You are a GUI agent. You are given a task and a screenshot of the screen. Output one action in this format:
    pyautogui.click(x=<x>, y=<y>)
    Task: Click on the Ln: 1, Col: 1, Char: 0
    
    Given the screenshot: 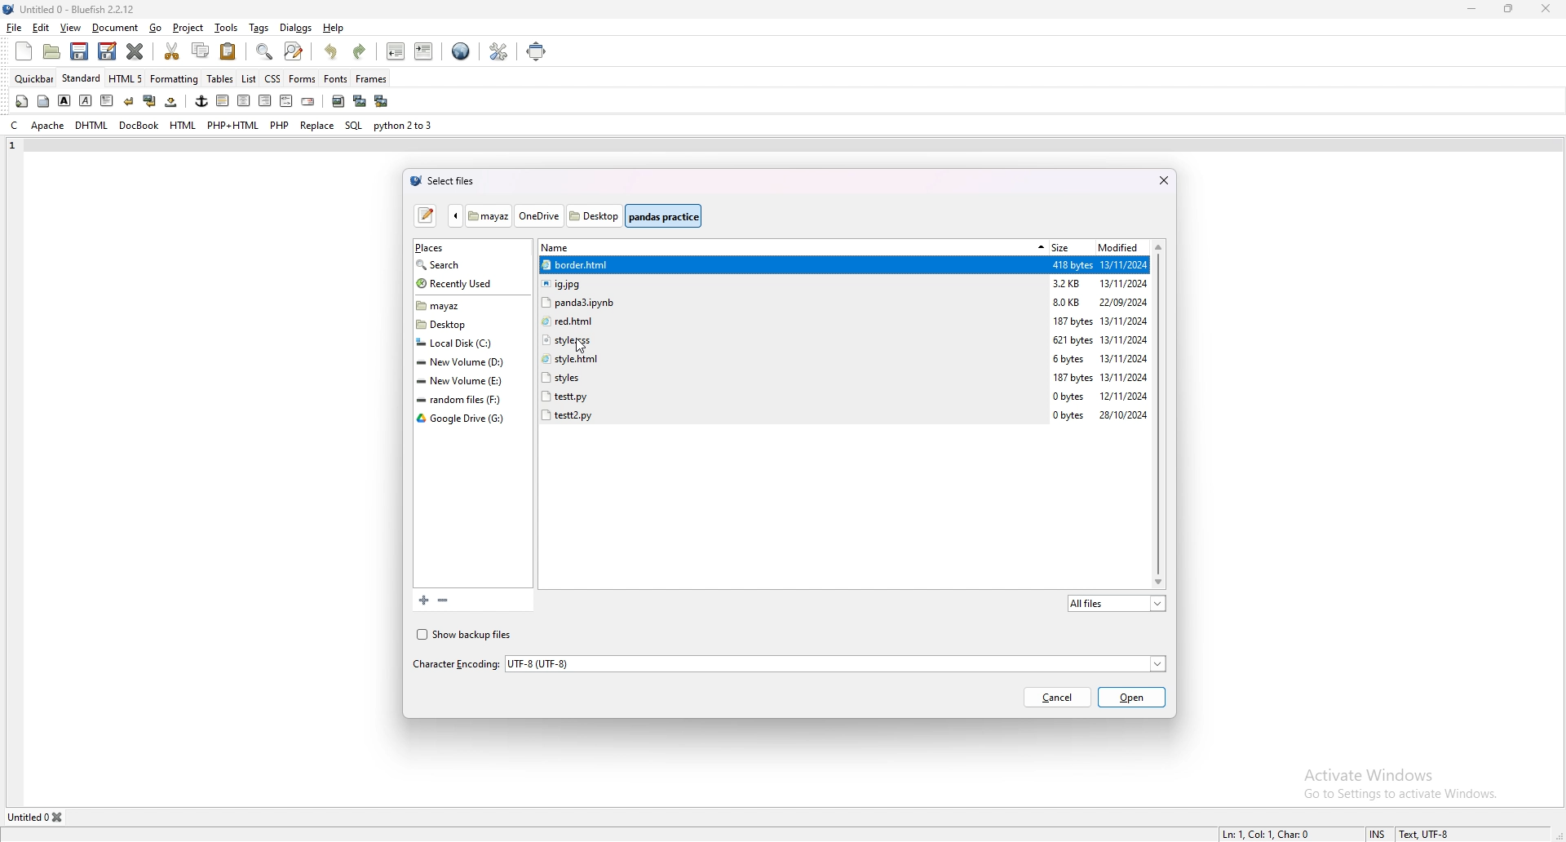 What is the action you would take?
    pyautogui.click(x=1269, y=834)
    